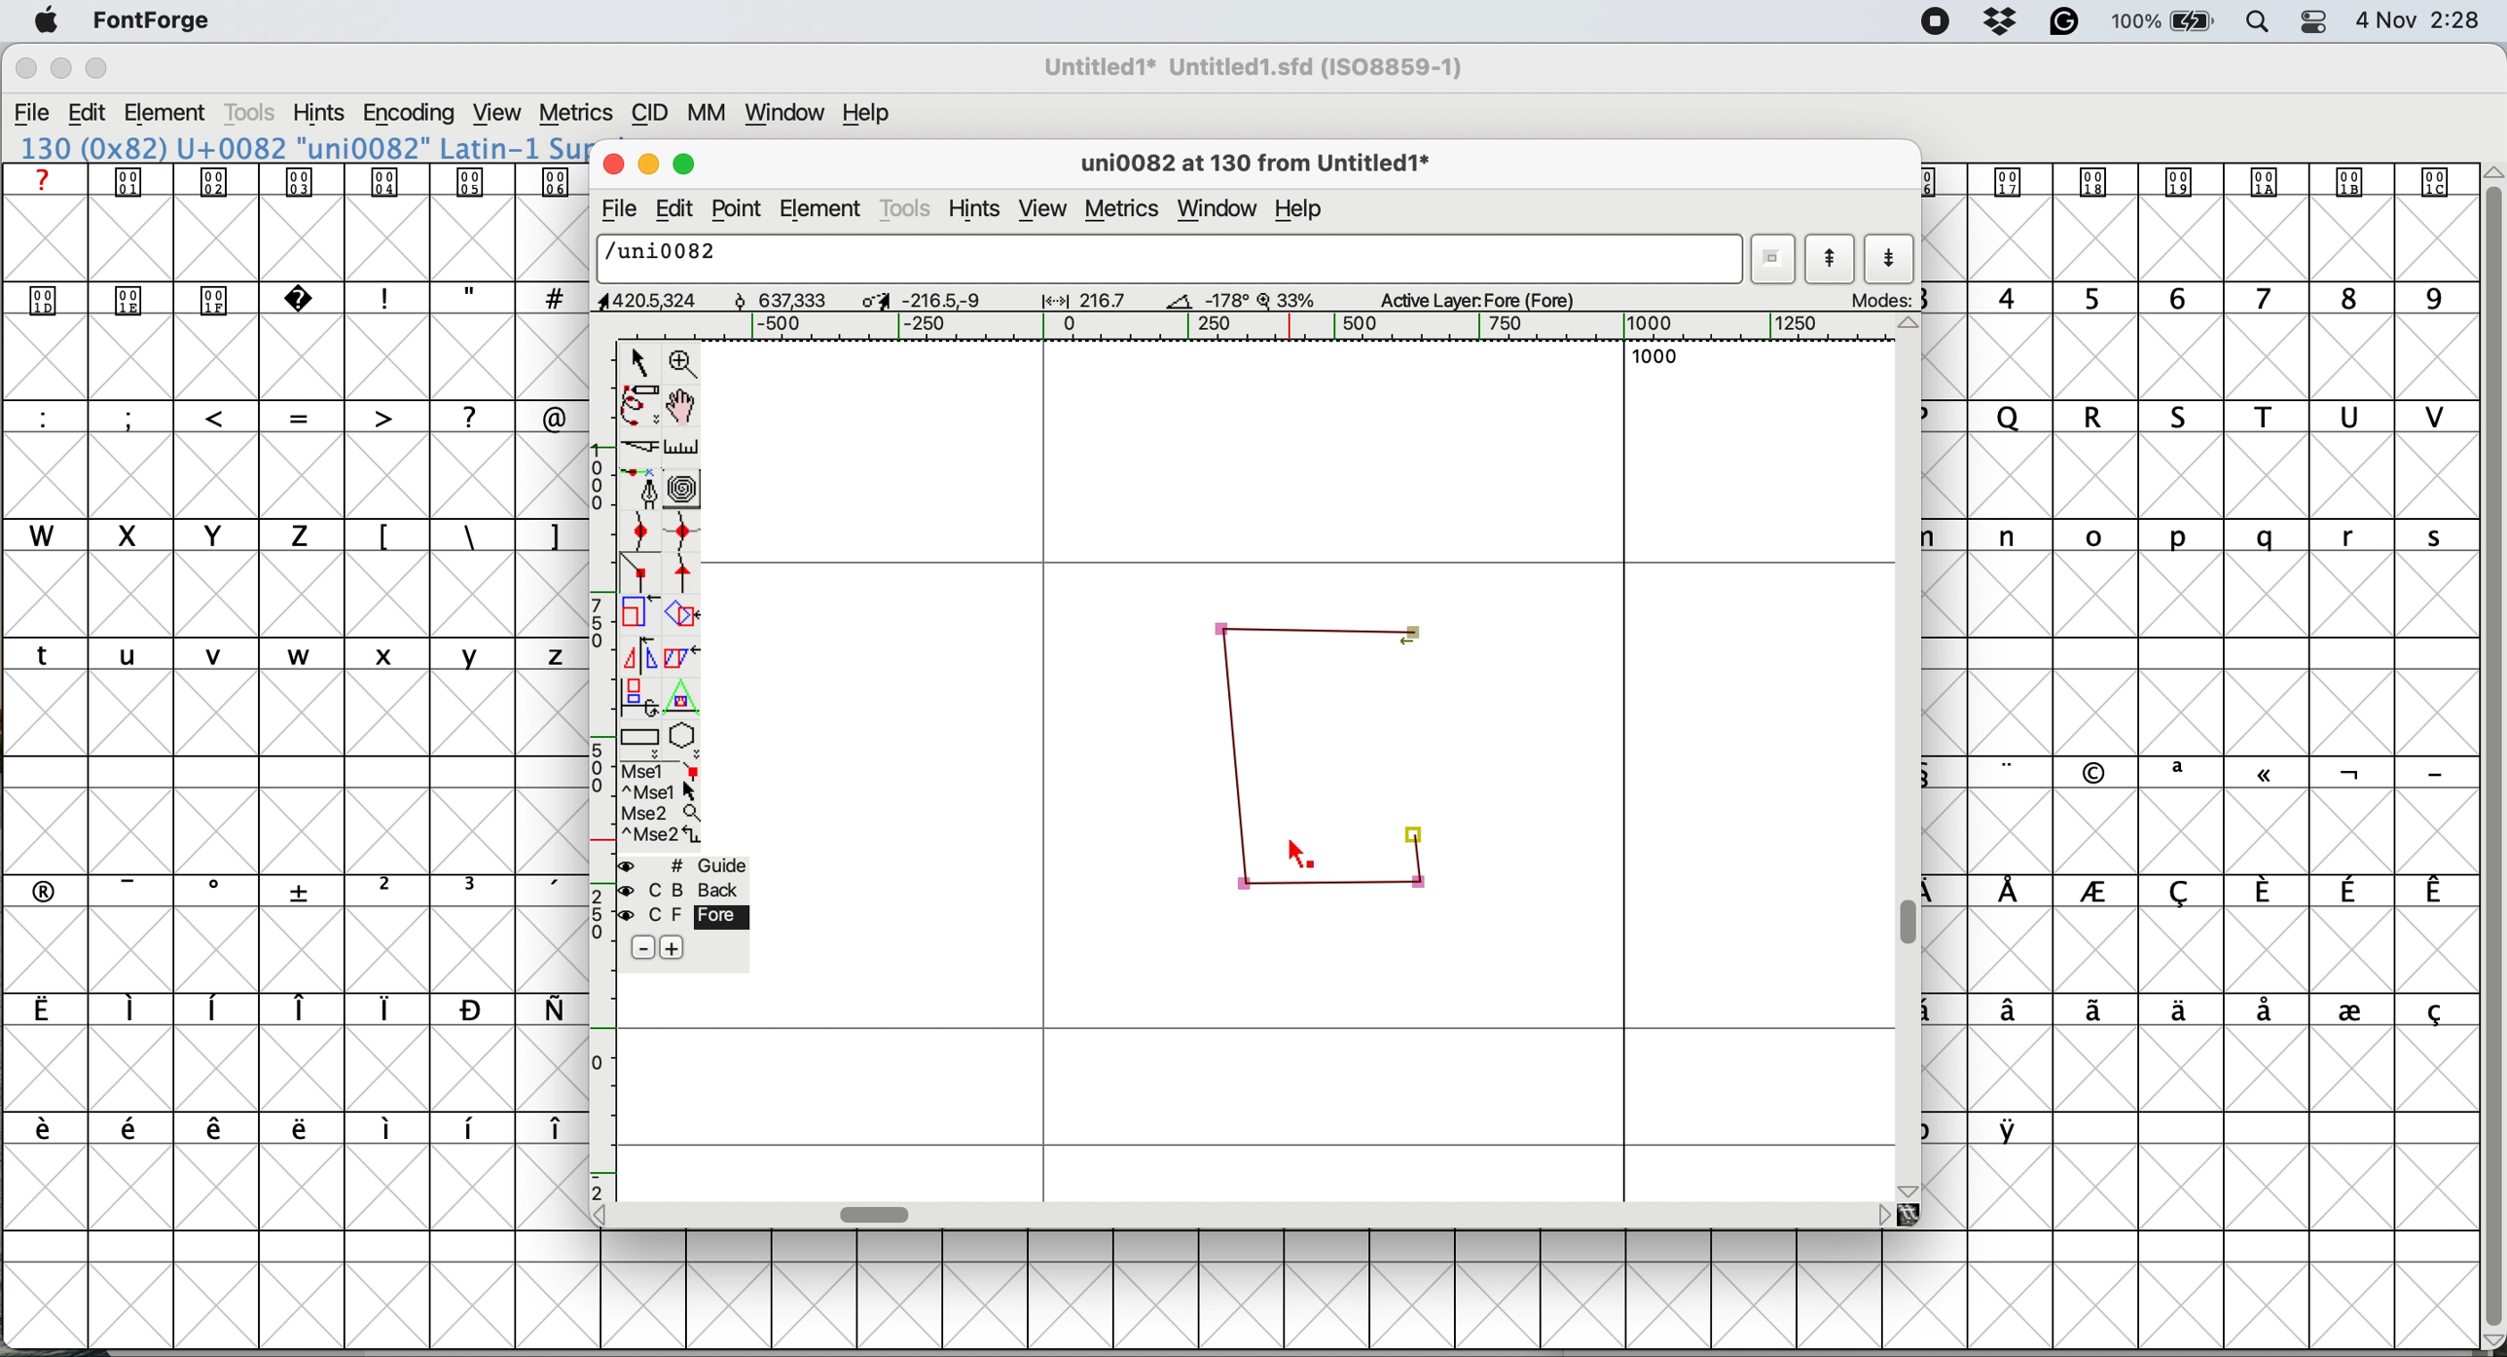 Image resolution: width=2507 pixels, height=1357 pixels. What do you see at coordinates (1300, 855) in the screenshot?
I see `cursor` at bounding box center [1300, 855].